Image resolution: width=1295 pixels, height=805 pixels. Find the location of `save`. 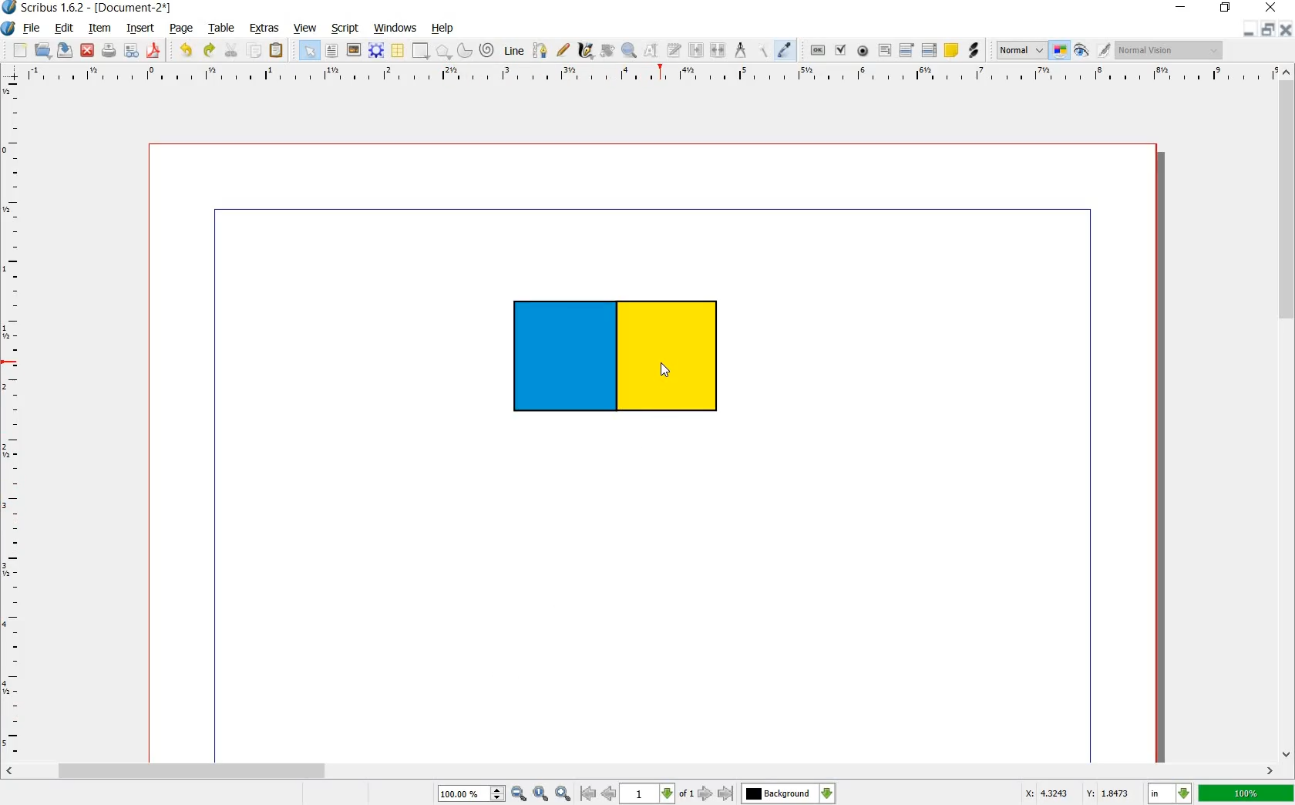

save is located at coordinates (64, 51).